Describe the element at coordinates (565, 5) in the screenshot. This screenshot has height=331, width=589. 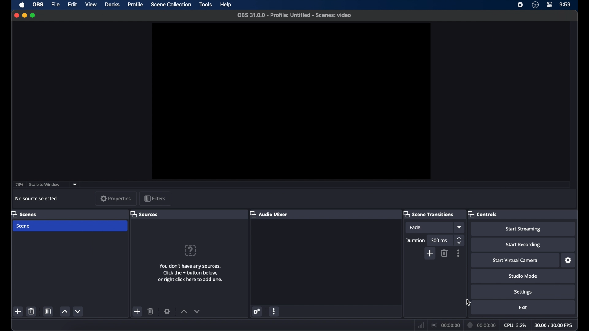
I see `time` at that location.